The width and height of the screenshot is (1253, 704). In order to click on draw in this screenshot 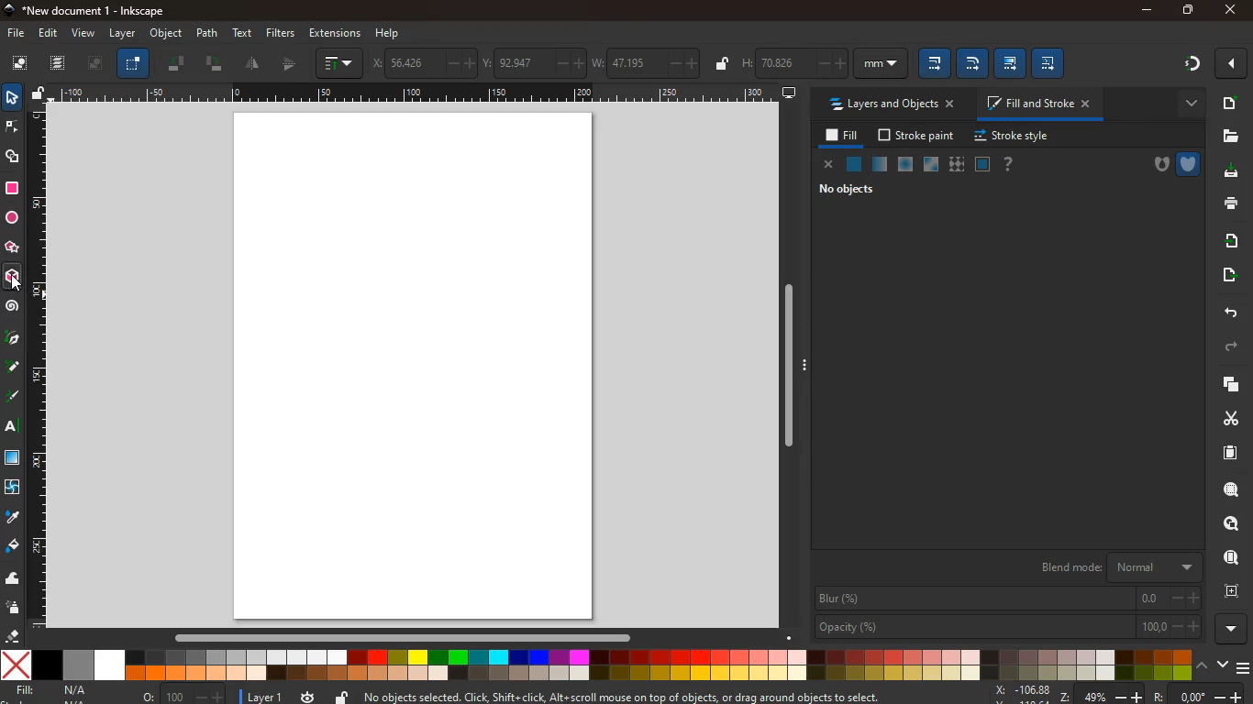, I will do `click(13, 400)`.